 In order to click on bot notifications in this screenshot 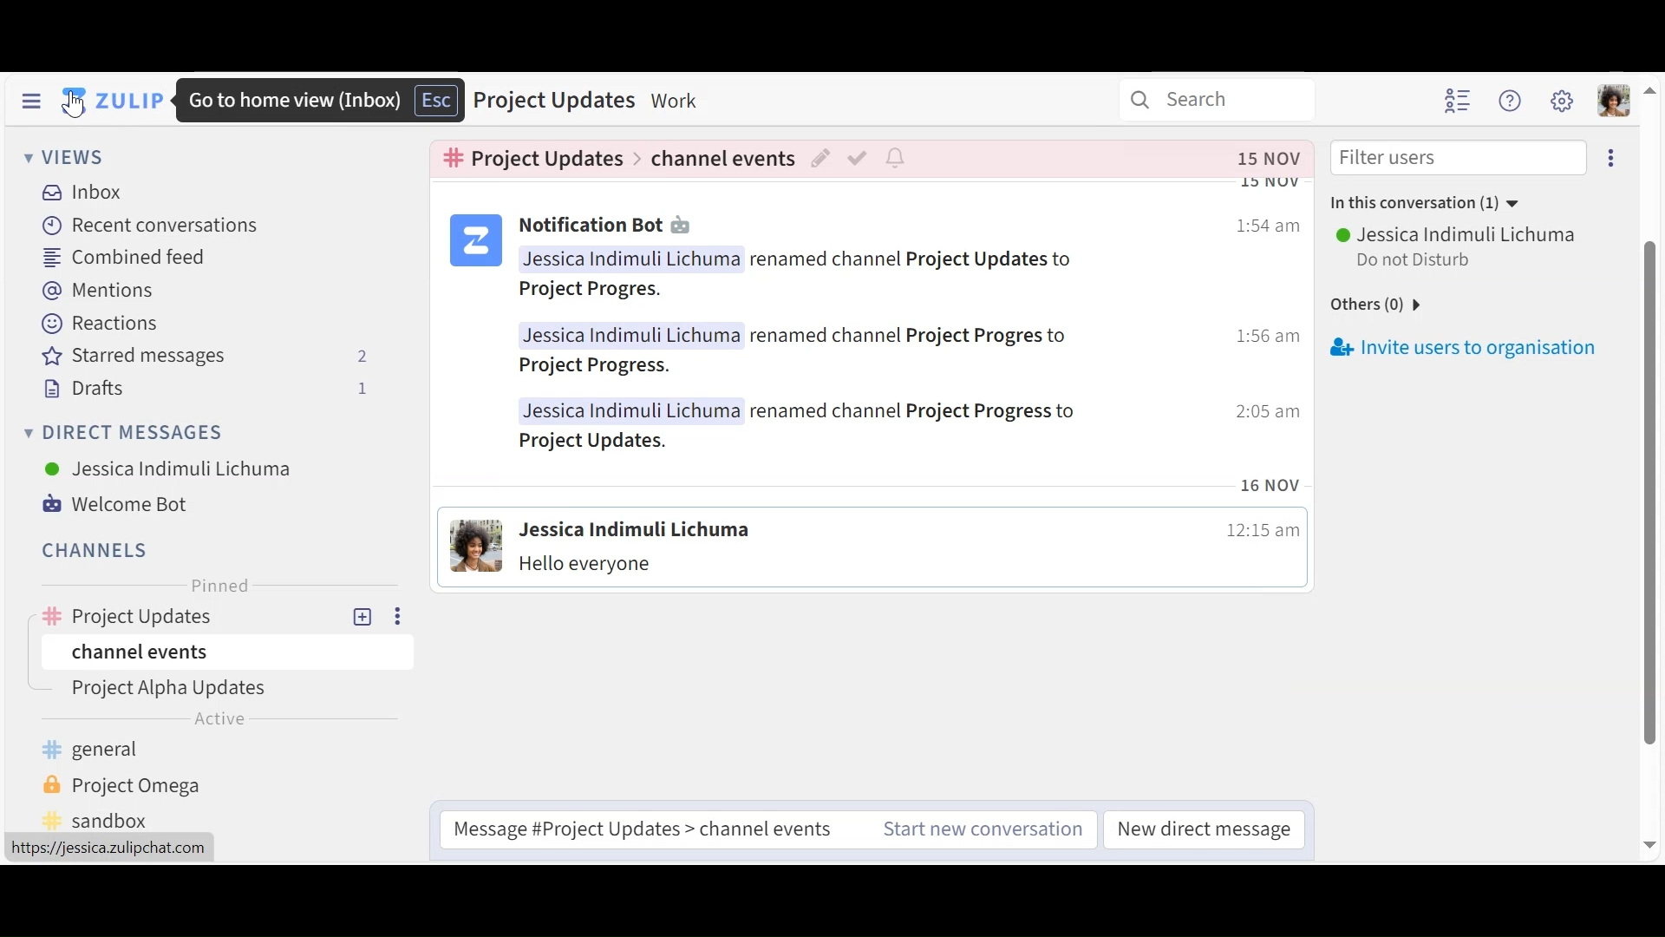, I will do `click(597, 442)`.